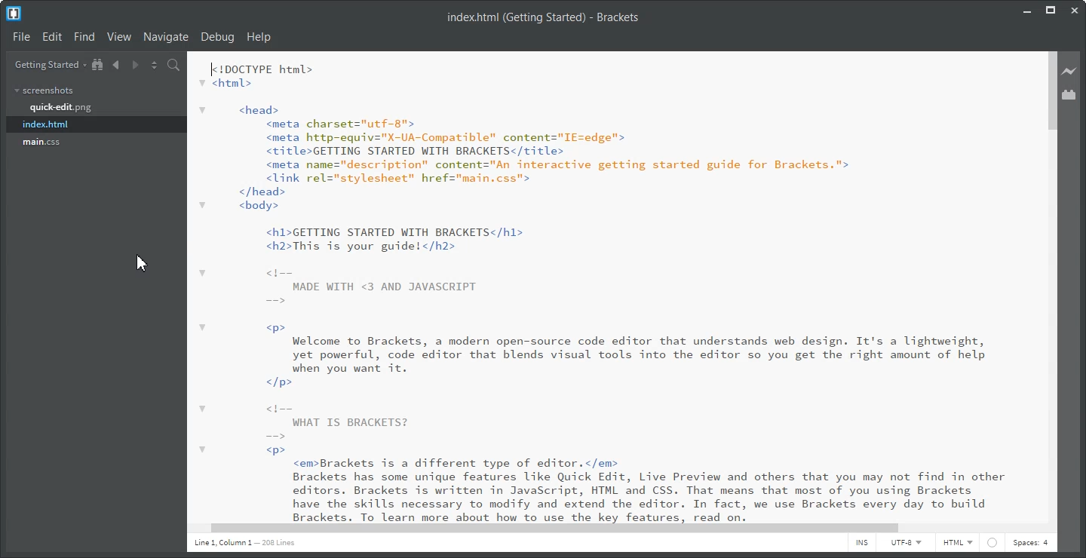 This screenshot has width=1086, height=558. I want to click on Live Preview, so click(1070, 72).